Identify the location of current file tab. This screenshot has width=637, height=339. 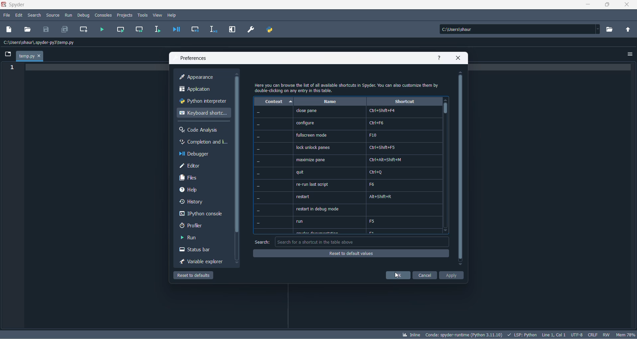
(30, 56).